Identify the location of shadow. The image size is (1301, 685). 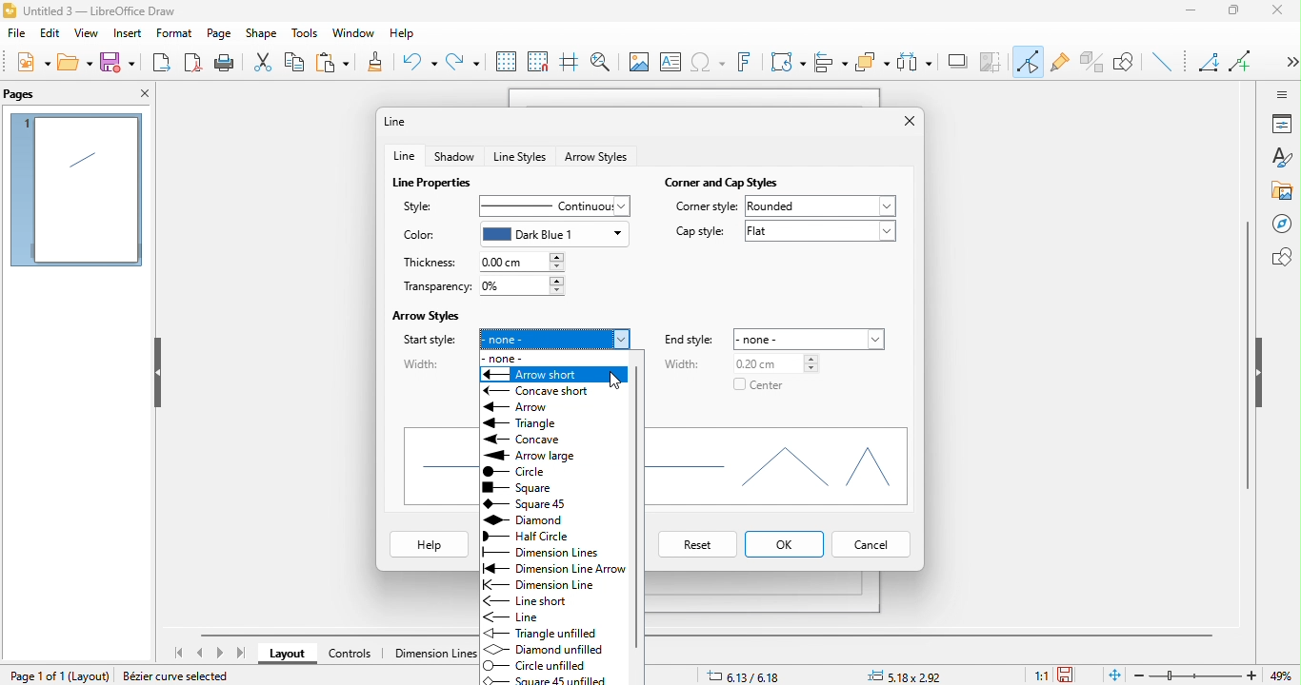
(456, 155).